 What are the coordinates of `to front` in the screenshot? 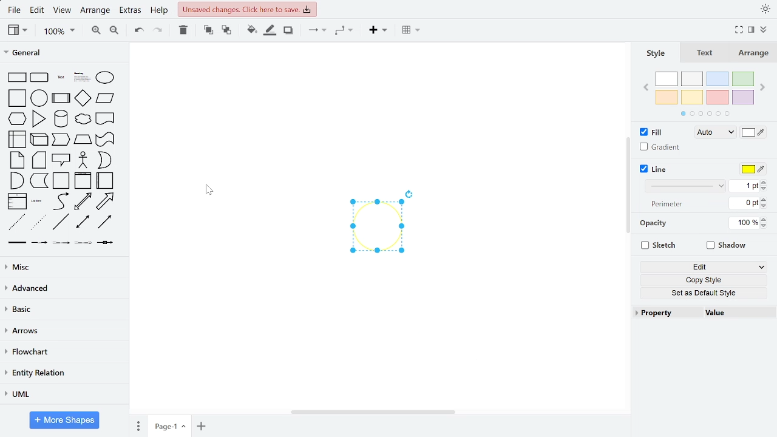 It's located at (208, 30).